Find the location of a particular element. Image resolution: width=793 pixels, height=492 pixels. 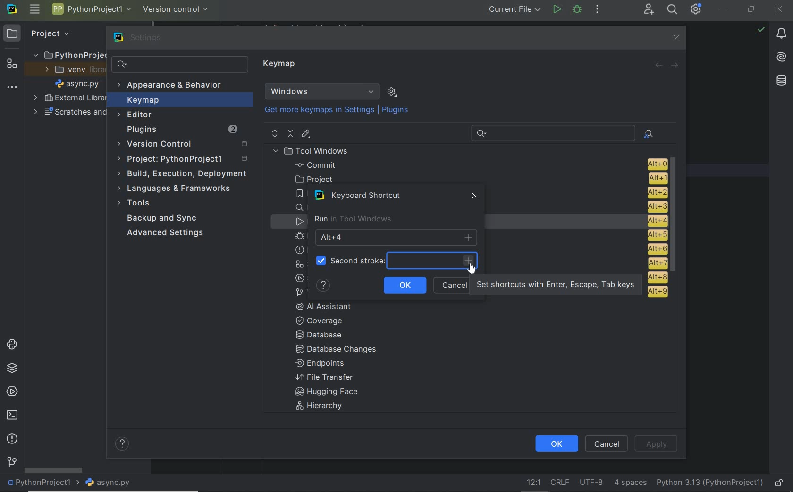

Hugging face is located at coordinates (323, 393).